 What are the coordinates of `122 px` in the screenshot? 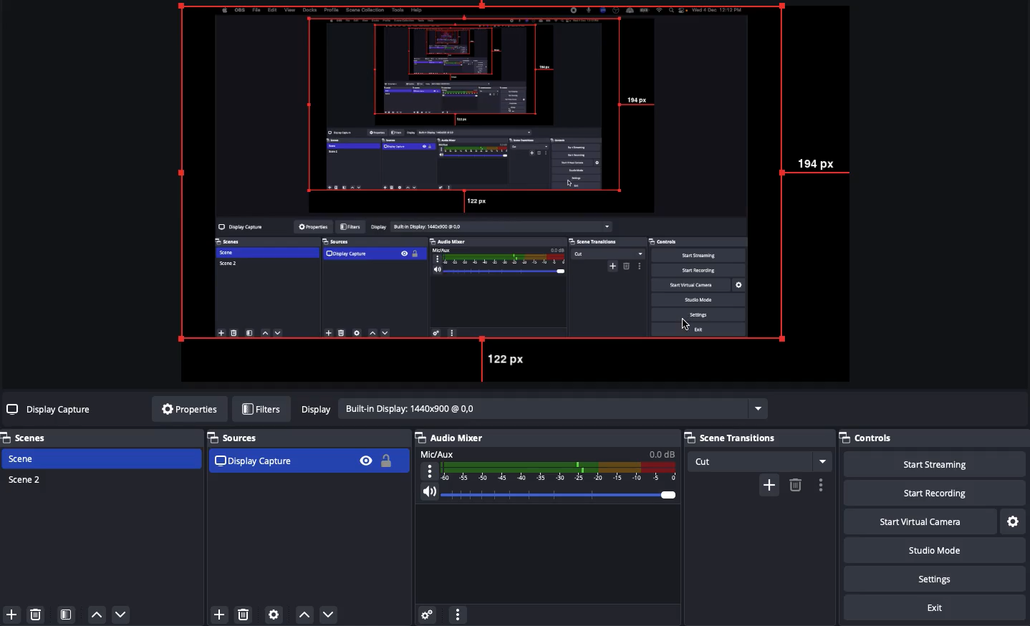 It's located at (509, 360).